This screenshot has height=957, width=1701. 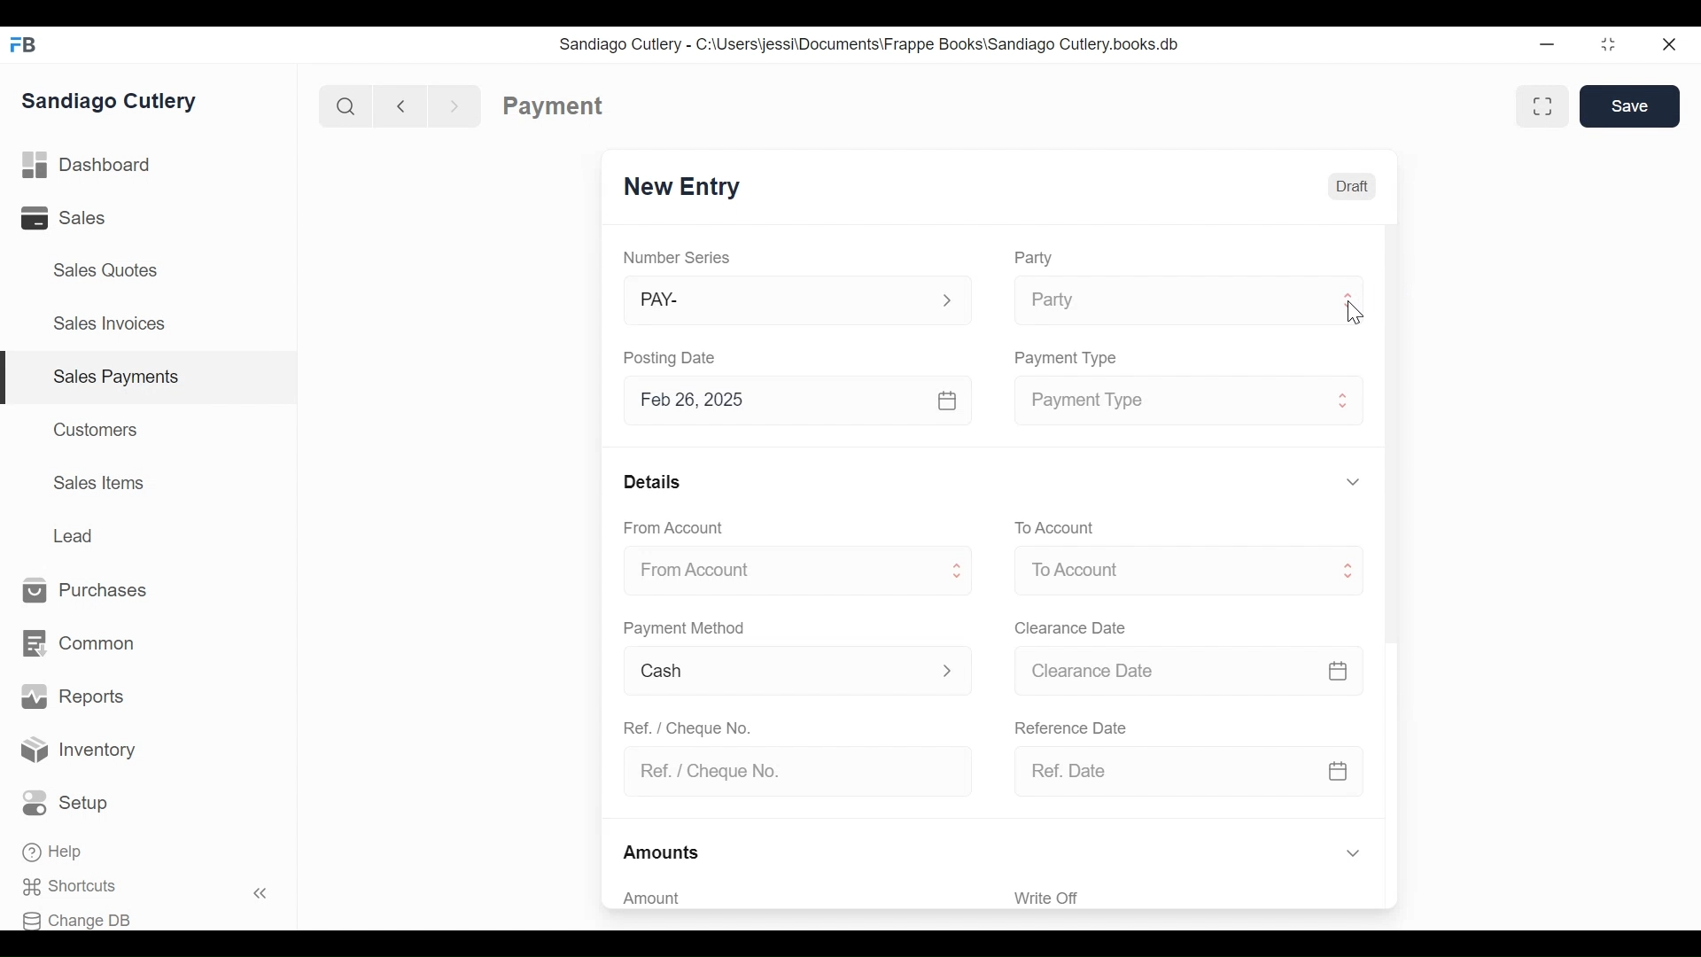 I want to click on Help, so click(x=55, y=853).